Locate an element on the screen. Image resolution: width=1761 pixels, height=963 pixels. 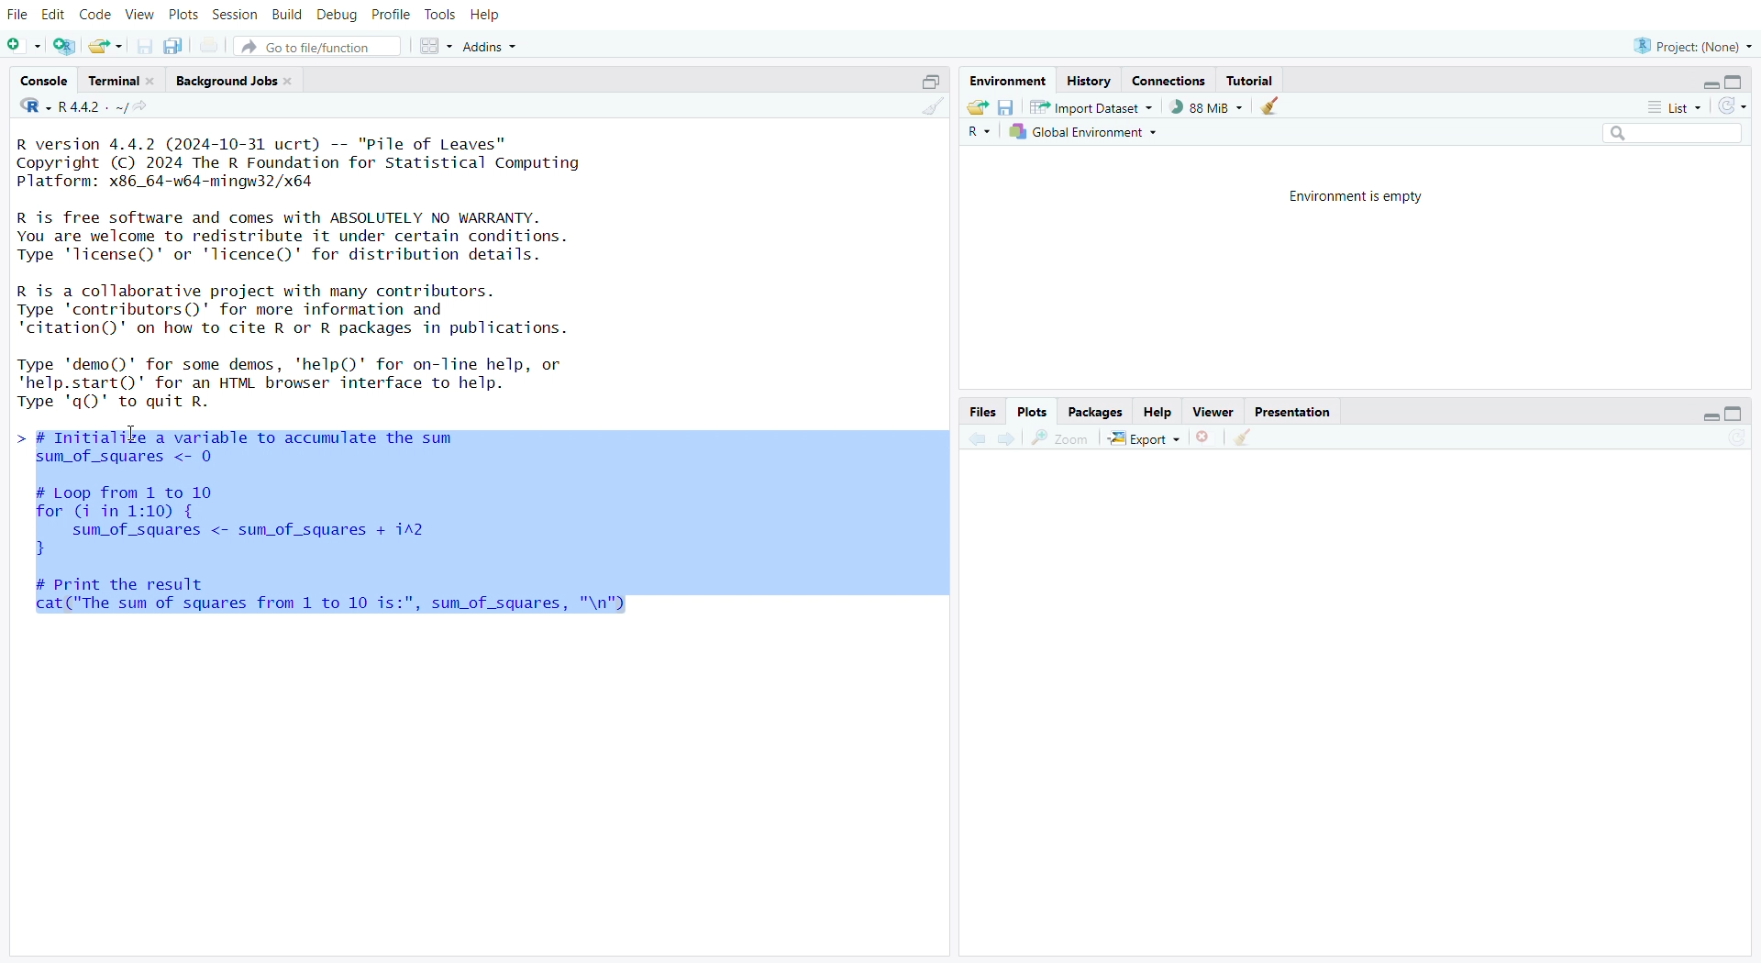
background jobs is located at coordinates (238, 81).